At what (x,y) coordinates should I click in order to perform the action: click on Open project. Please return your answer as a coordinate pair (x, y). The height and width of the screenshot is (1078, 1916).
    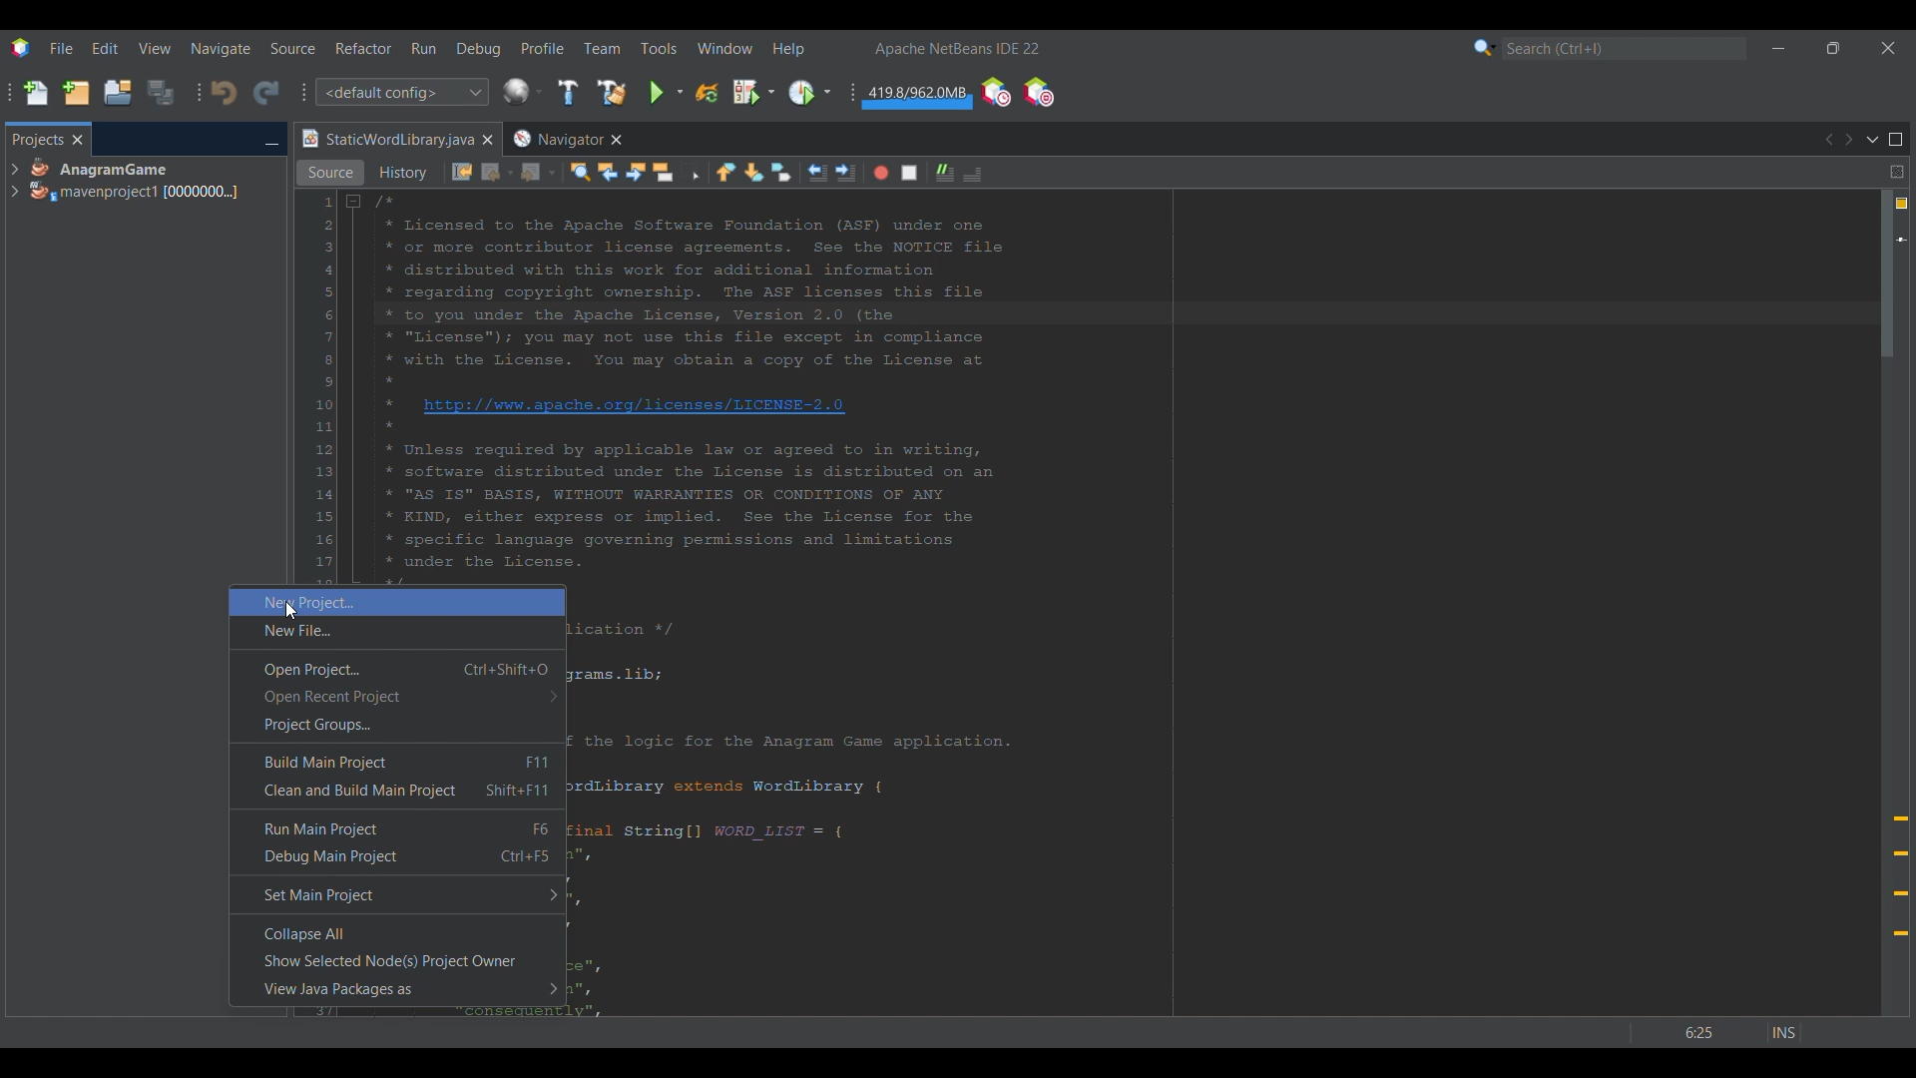
    Looking at the image, I should click on (398, 670).